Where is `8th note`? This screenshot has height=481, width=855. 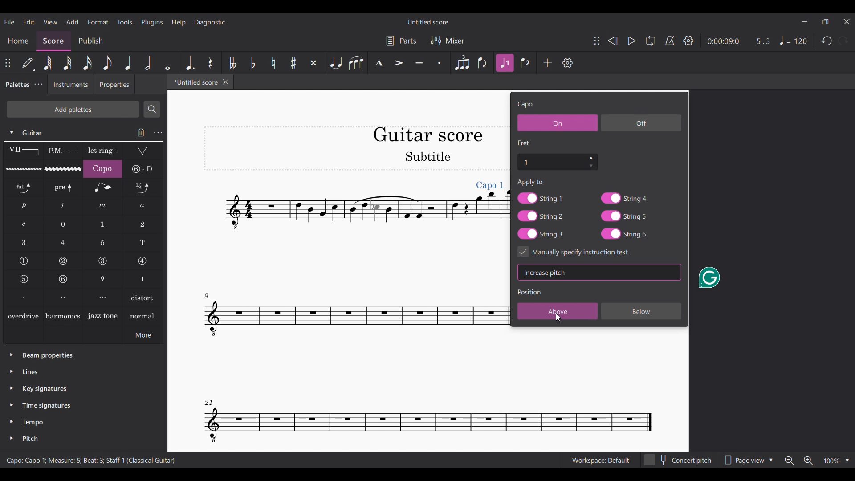
8th note is located at coordinates (107, 63).